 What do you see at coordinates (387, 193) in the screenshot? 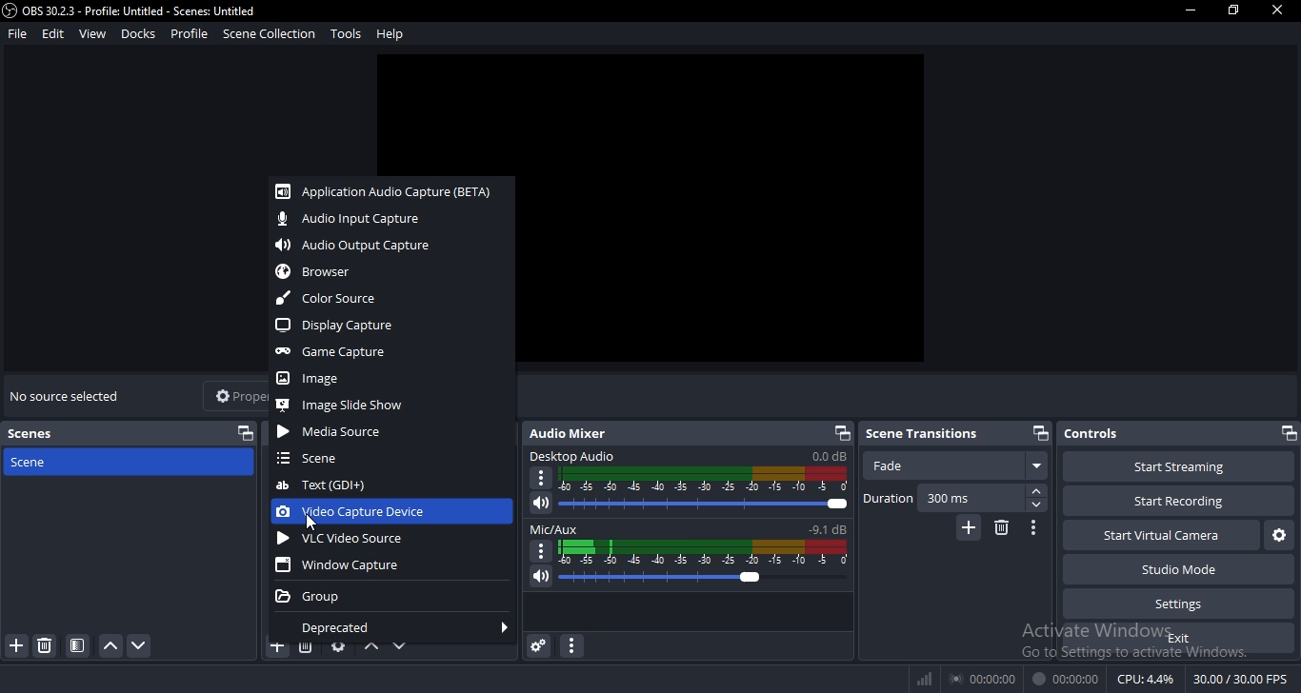
I see `appication audio capture (BETA)` at bounding box center [387, 193].